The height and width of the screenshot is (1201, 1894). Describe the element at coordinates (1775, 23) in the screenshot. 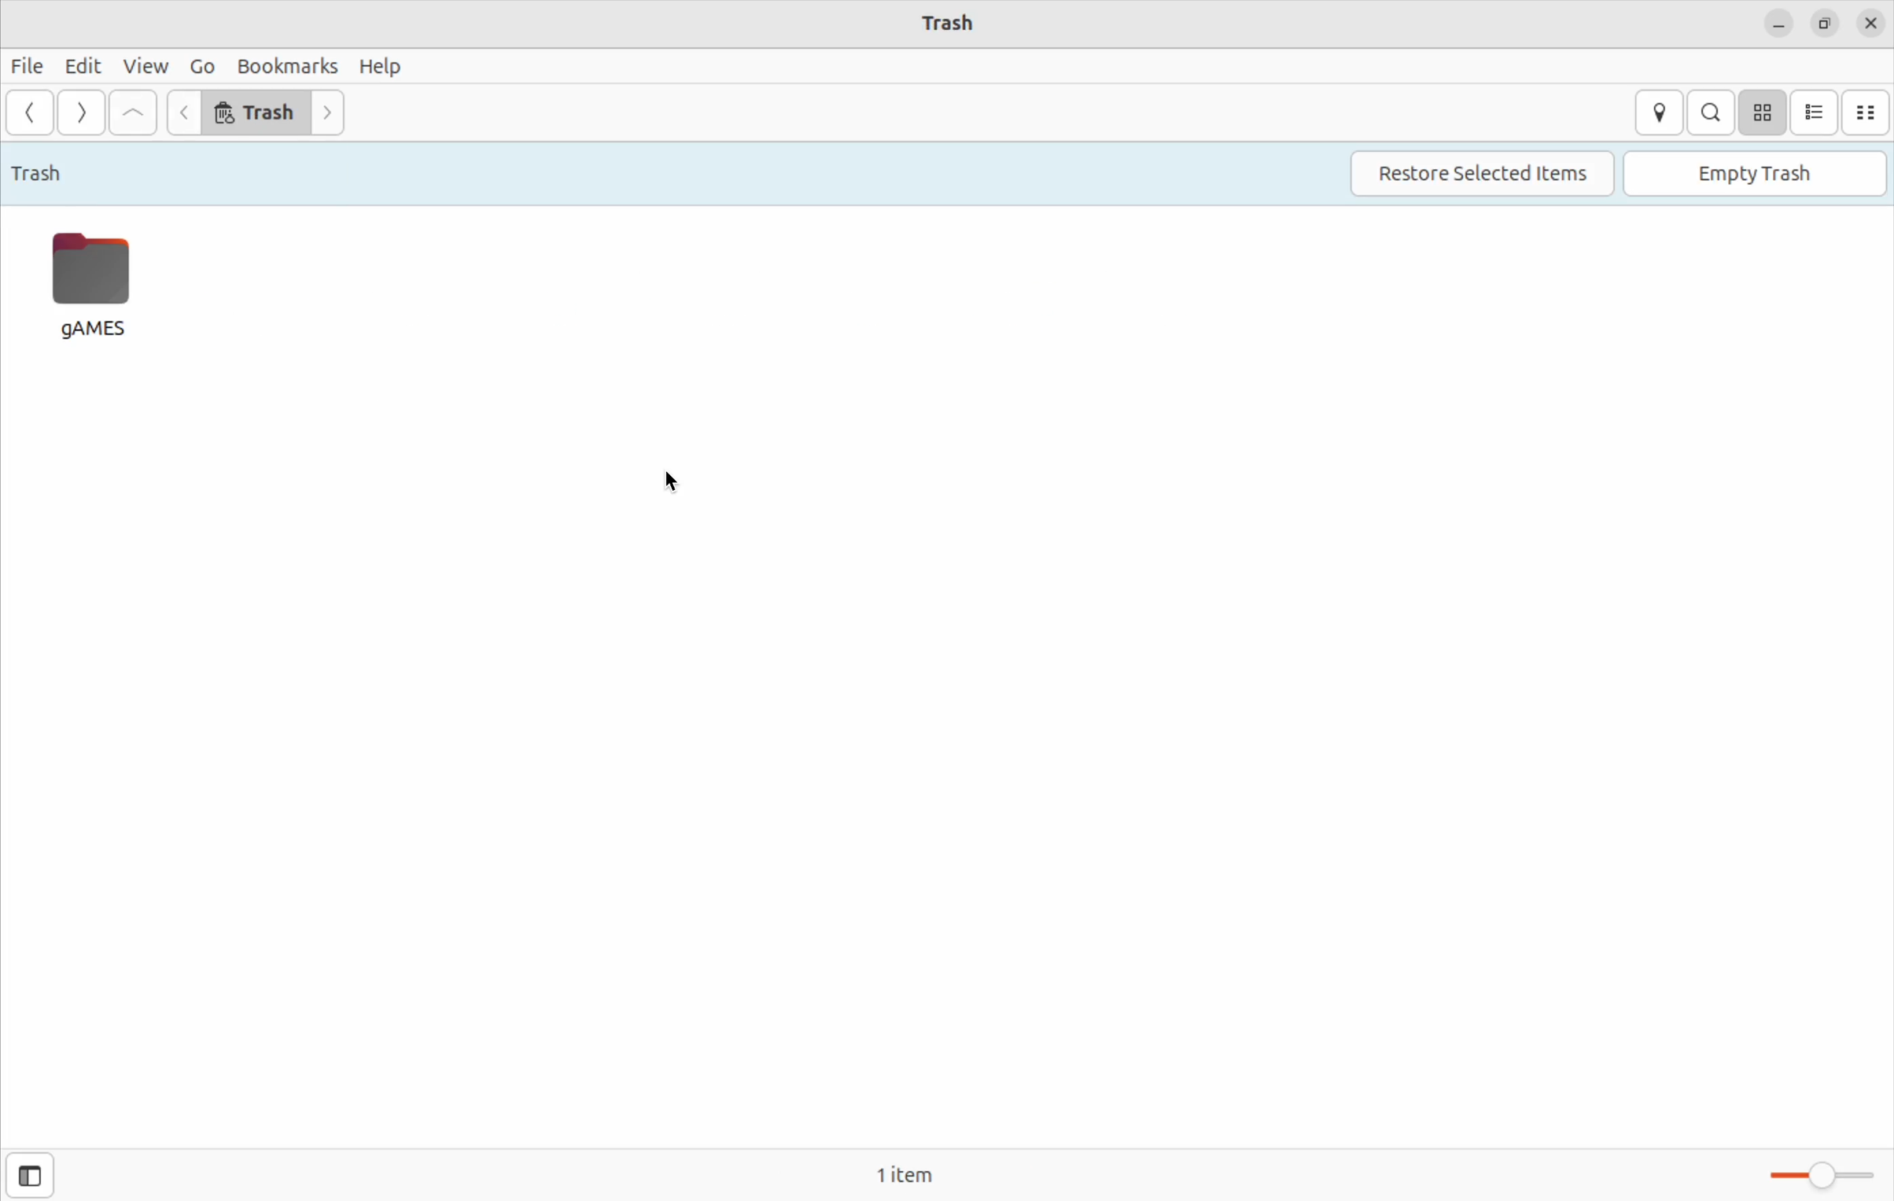

I see `minimize` at that location.